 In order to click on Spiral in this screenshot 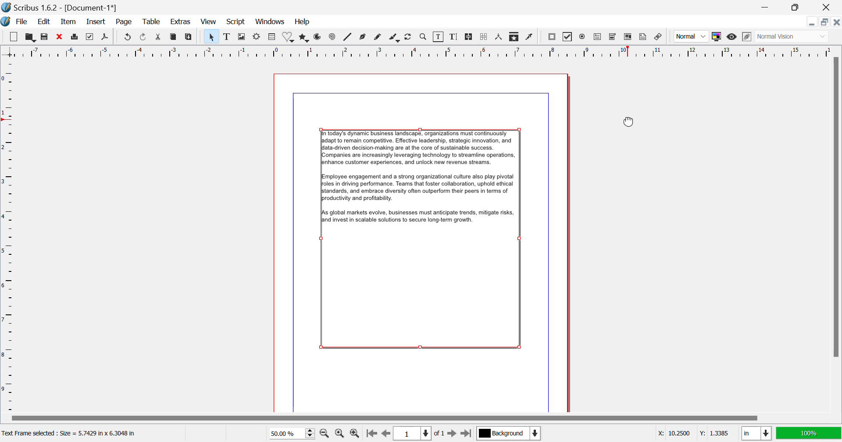, I will do `click(347, 37)`.